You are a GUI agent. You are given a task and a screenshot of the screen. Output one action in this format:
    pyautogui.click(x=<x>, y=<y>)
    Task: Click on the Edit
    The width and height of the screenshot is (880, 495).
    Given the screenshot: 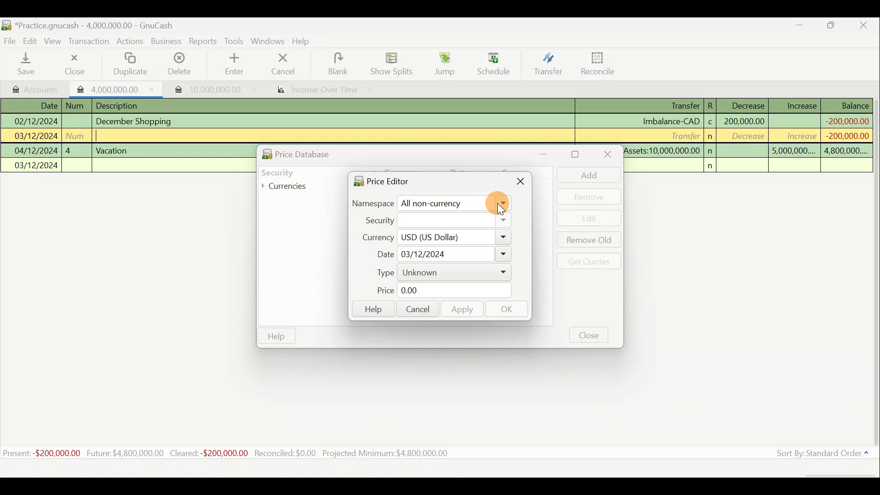 What is the action you would take?
    pyautogui.click(x=590, y=218)
    